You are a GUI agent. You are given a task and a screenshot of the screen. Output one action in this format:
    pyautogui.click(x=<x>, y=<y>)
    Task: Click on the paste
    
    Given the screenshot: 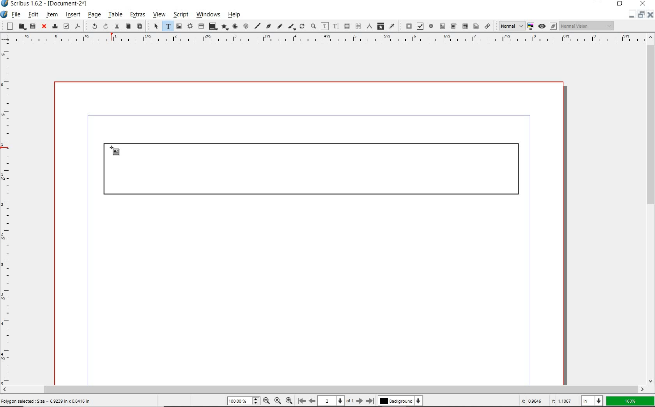 What is the action you would take?
    pyautogui.click(x=140, y=26)
    